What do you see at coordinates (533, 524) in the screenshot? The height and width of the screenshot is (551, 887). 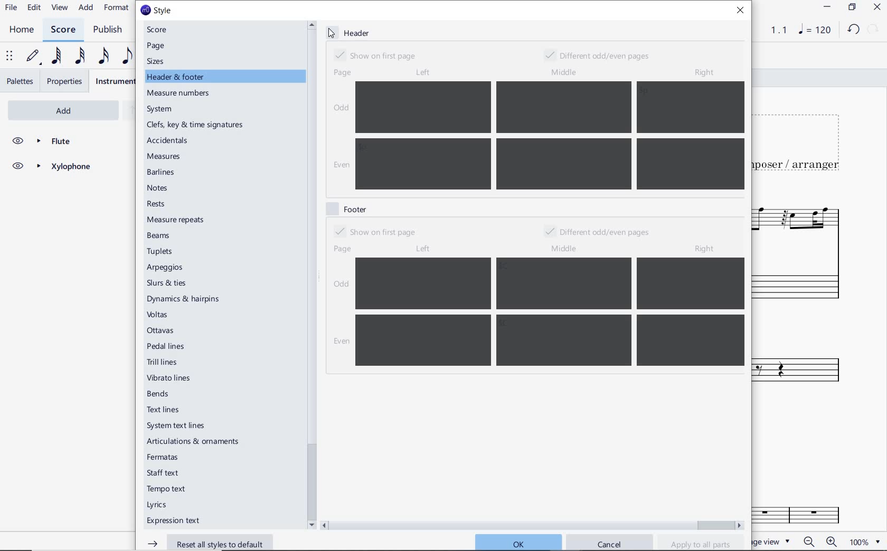 I see `scrollbar` at bounding box center [533, 524].